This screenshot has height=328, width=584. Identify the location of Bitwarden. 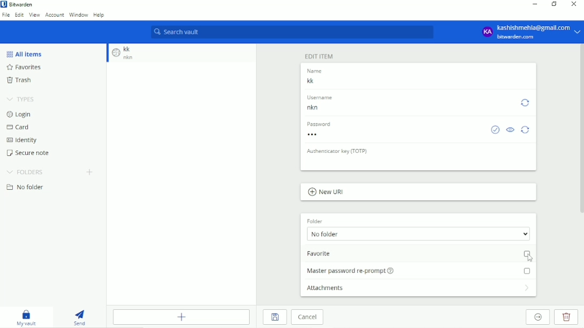
(19, 5).